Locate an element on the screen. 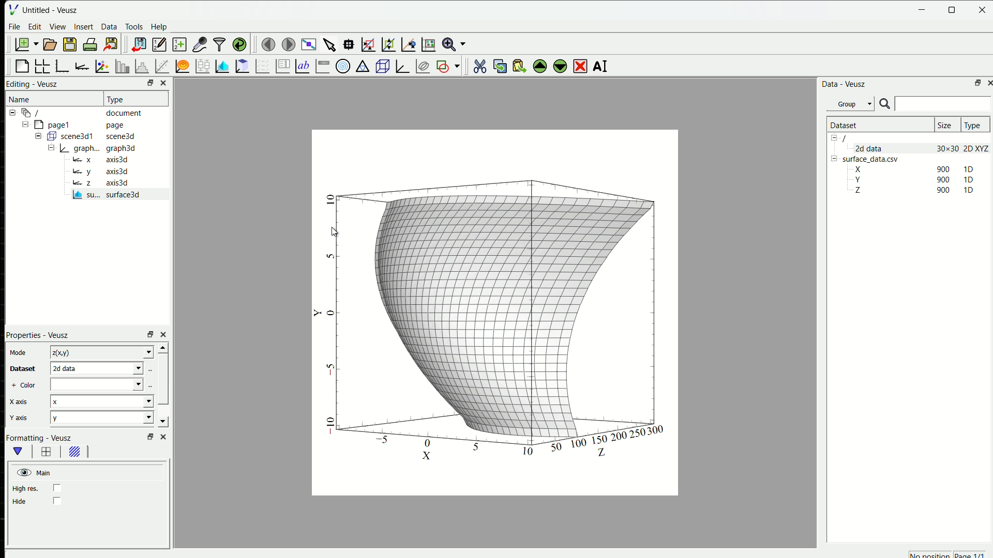 Image resolution: width=993 pixels, height=558 pixels. checkbox is located at coordinates (57, 500).